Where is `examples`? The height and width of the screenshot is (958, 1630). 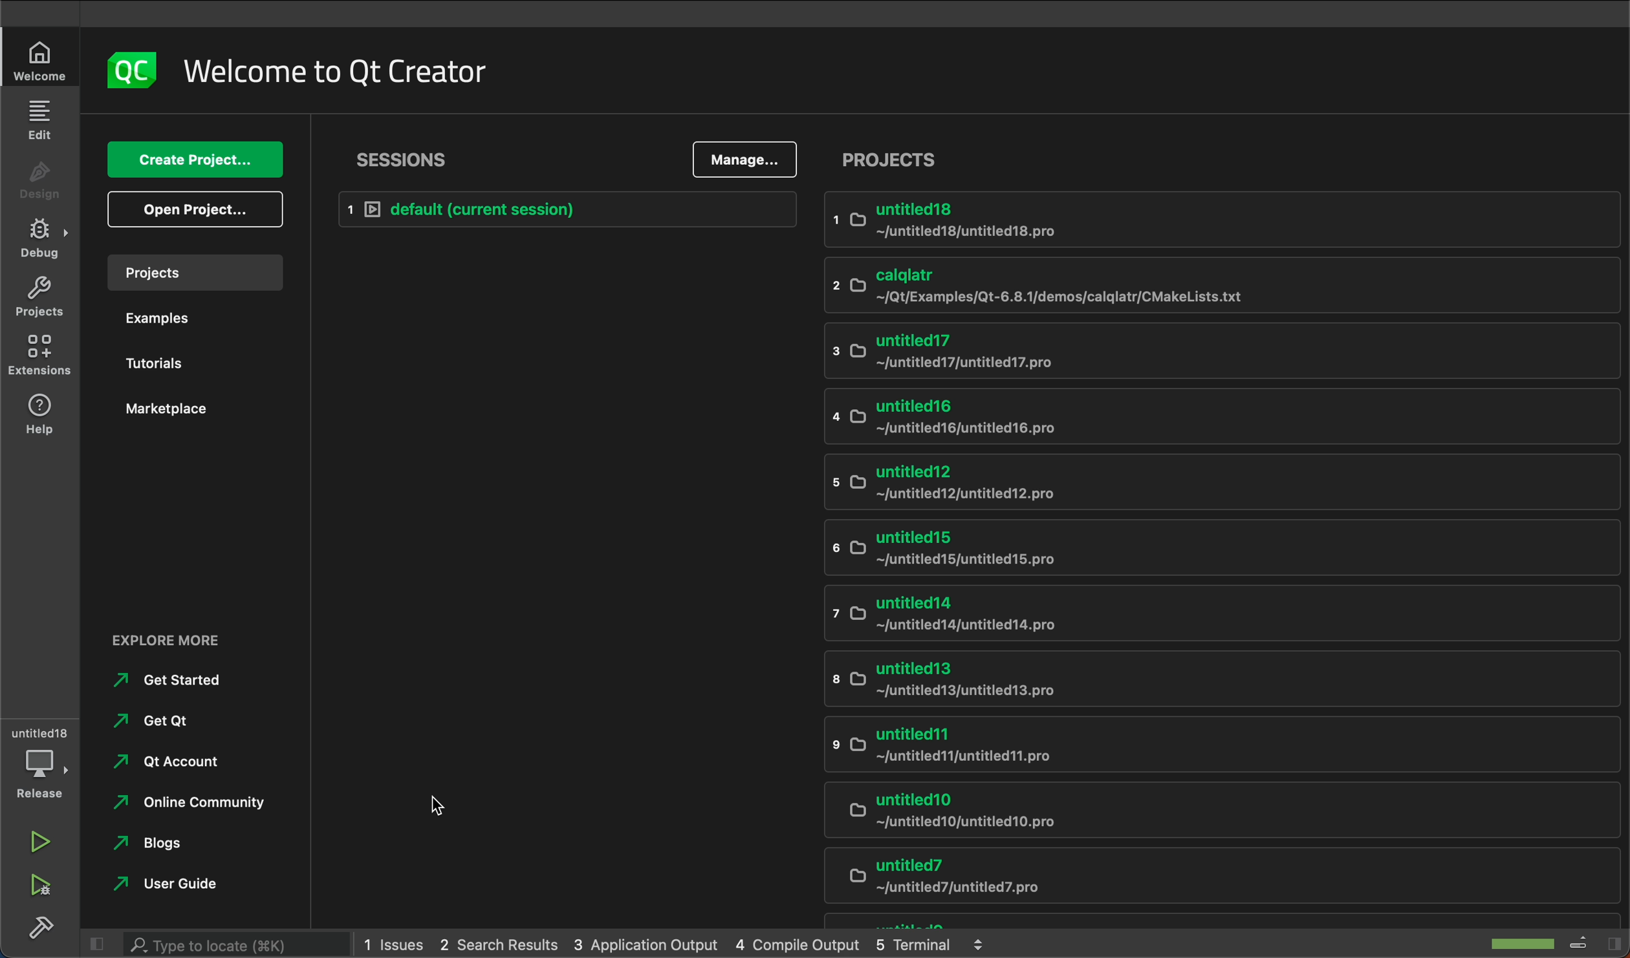 examples is located at coordinates (192, 321).